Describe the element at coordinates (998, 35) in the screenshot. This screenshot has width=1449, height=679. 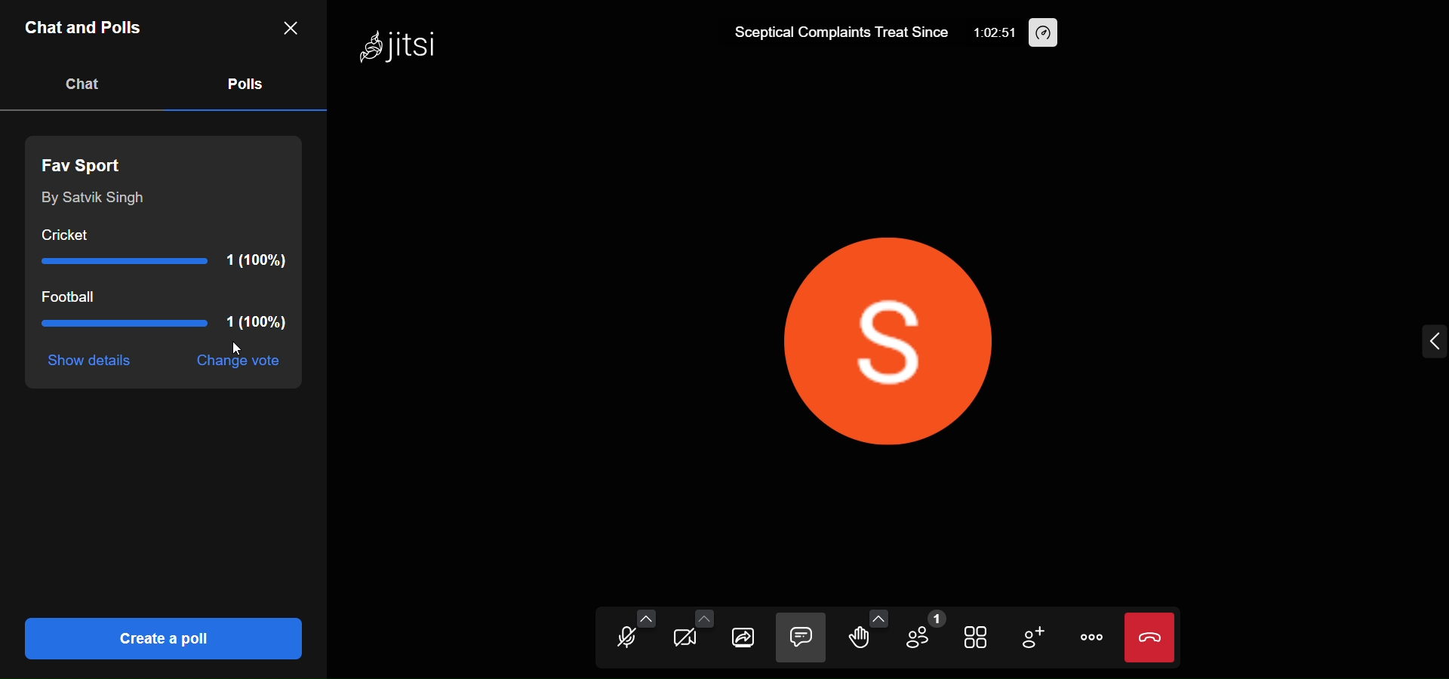
I see `1:02:51` at that location.